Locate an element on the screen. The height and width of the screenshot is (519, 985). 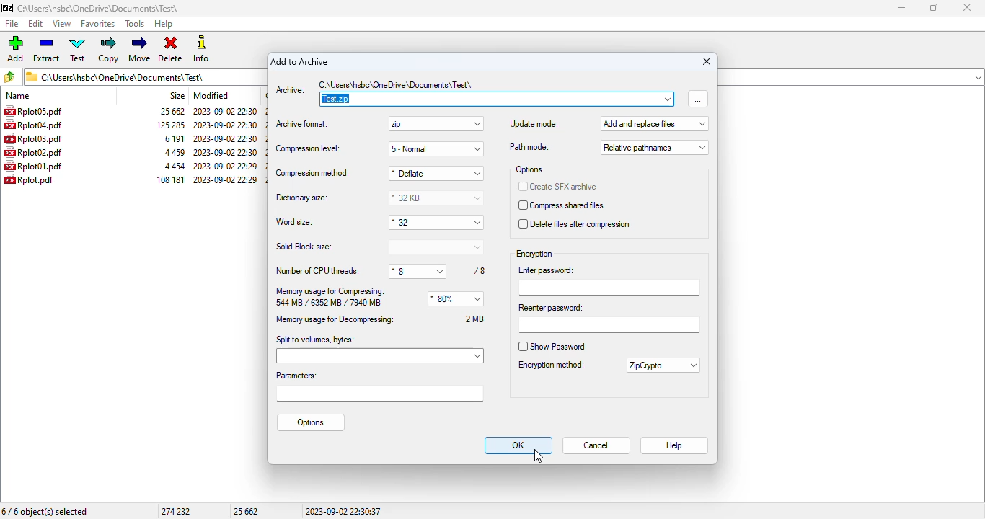
folder is located at coordinates (100, 8).